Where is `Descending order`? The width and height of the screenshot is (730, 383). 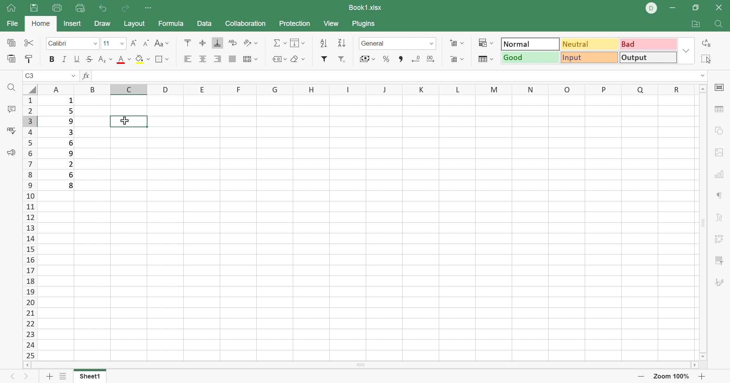 Descending order is located at coordinates (343, 43).